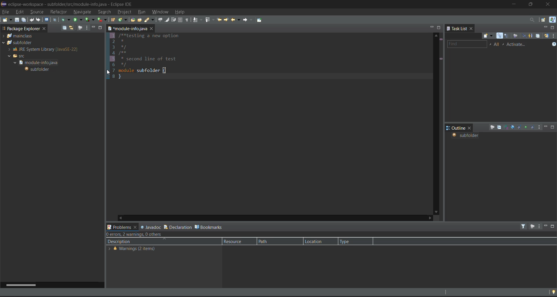 The width and height of the screenshot is (557, 297). What do you see at coordinates (161, 20) in the screenshot?
I see `toggle bread crumb` at bounding box center [161, 20].